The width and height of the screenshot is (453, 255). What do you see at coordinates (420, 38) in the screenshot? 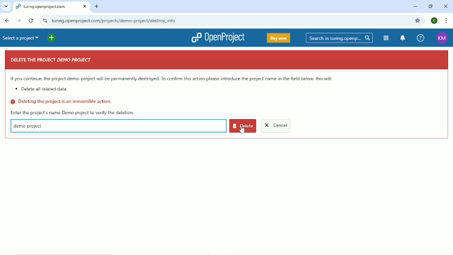
I see `Help` at bounding box center [420, 38].